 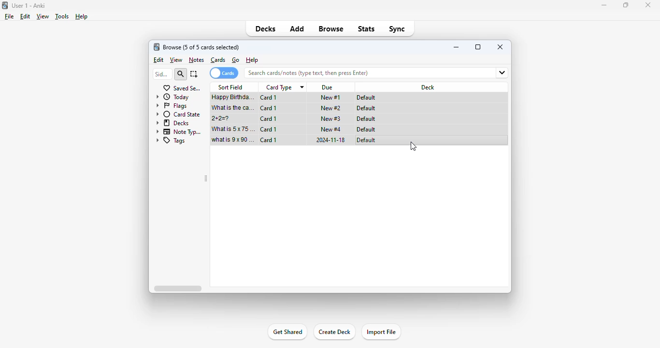 What do you see at coordinates (265, 29) in the screenshot?
I see `decks` at bounding box center [265, 29].